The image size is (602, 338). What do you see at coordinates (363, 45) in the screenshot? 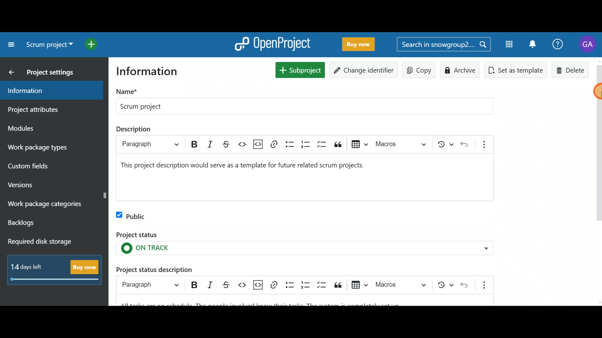
I see `Buy now` at bounding box center [363, 45].